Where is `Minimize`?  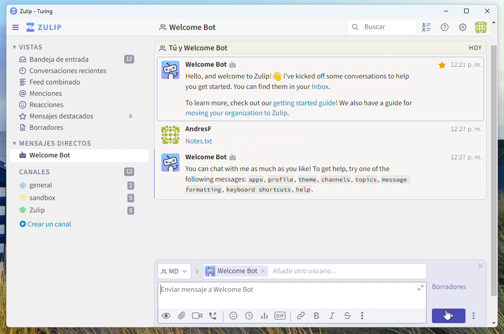
Minimize is located at coordinates (446, 11).